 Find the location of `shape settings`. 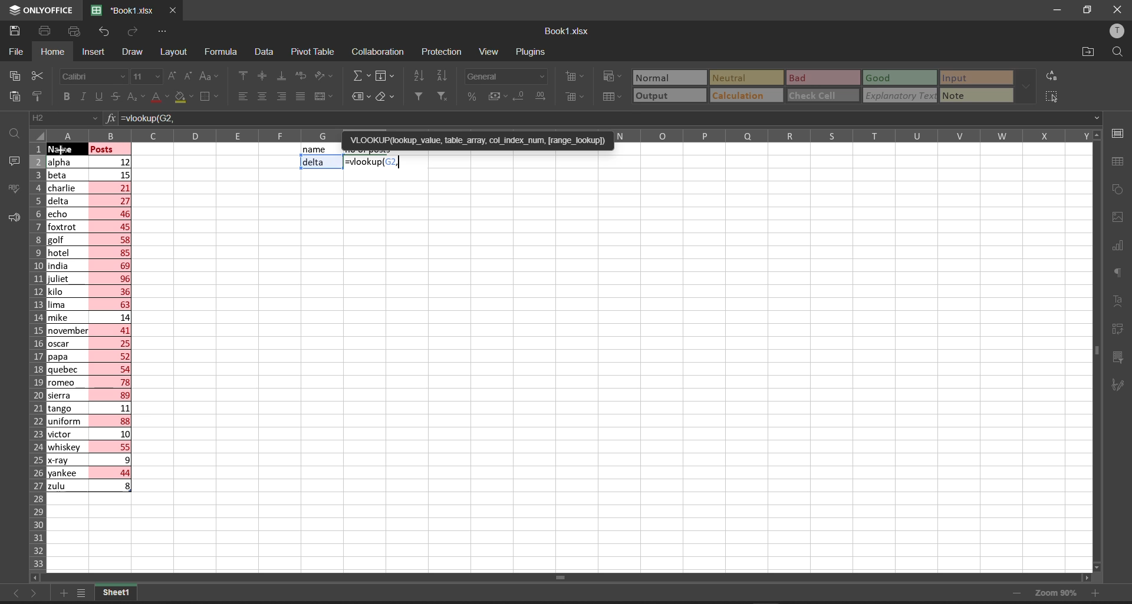

shape settings is located at coordinates (1120, 190).